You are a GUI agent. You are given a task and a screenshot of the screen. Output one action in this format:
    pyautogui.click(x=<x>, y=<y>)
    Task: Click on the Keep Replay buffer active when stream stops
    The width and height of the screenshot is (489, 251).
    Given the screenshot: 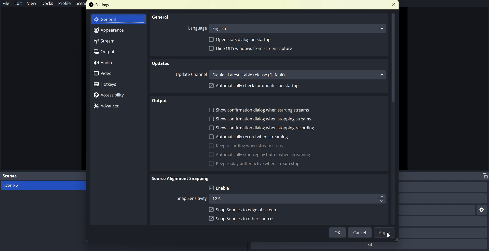 What is the action you would take?
    pyautogui.click(x=255, y=164)
    